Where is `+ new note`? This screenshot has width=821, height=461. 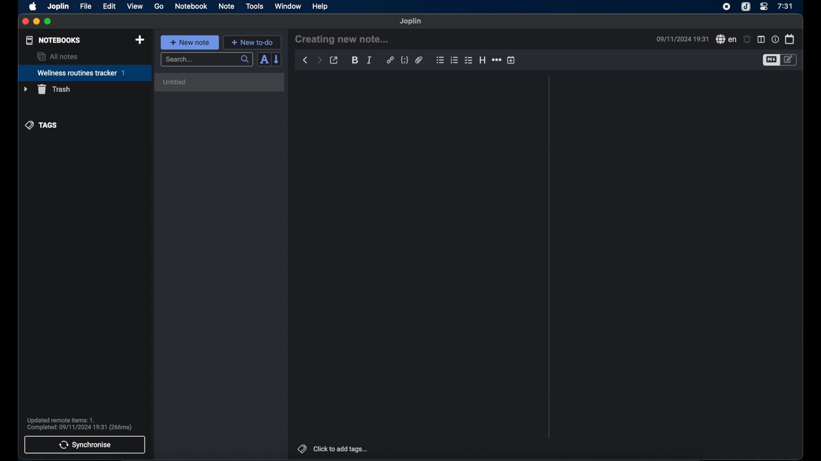 + new note is located at coordinates (190, 42).